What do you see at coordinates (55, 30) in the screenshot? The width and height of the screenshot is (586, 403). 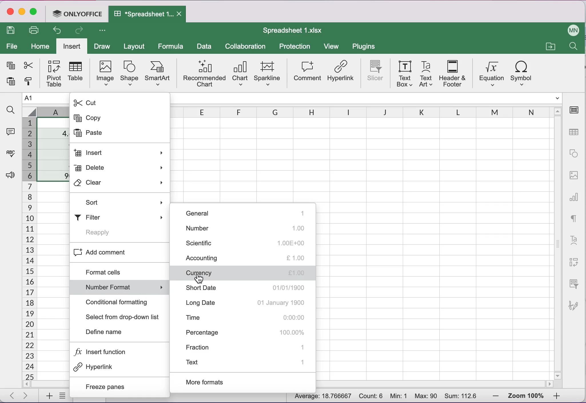 I see `undo` at bounding box center [55, 30].